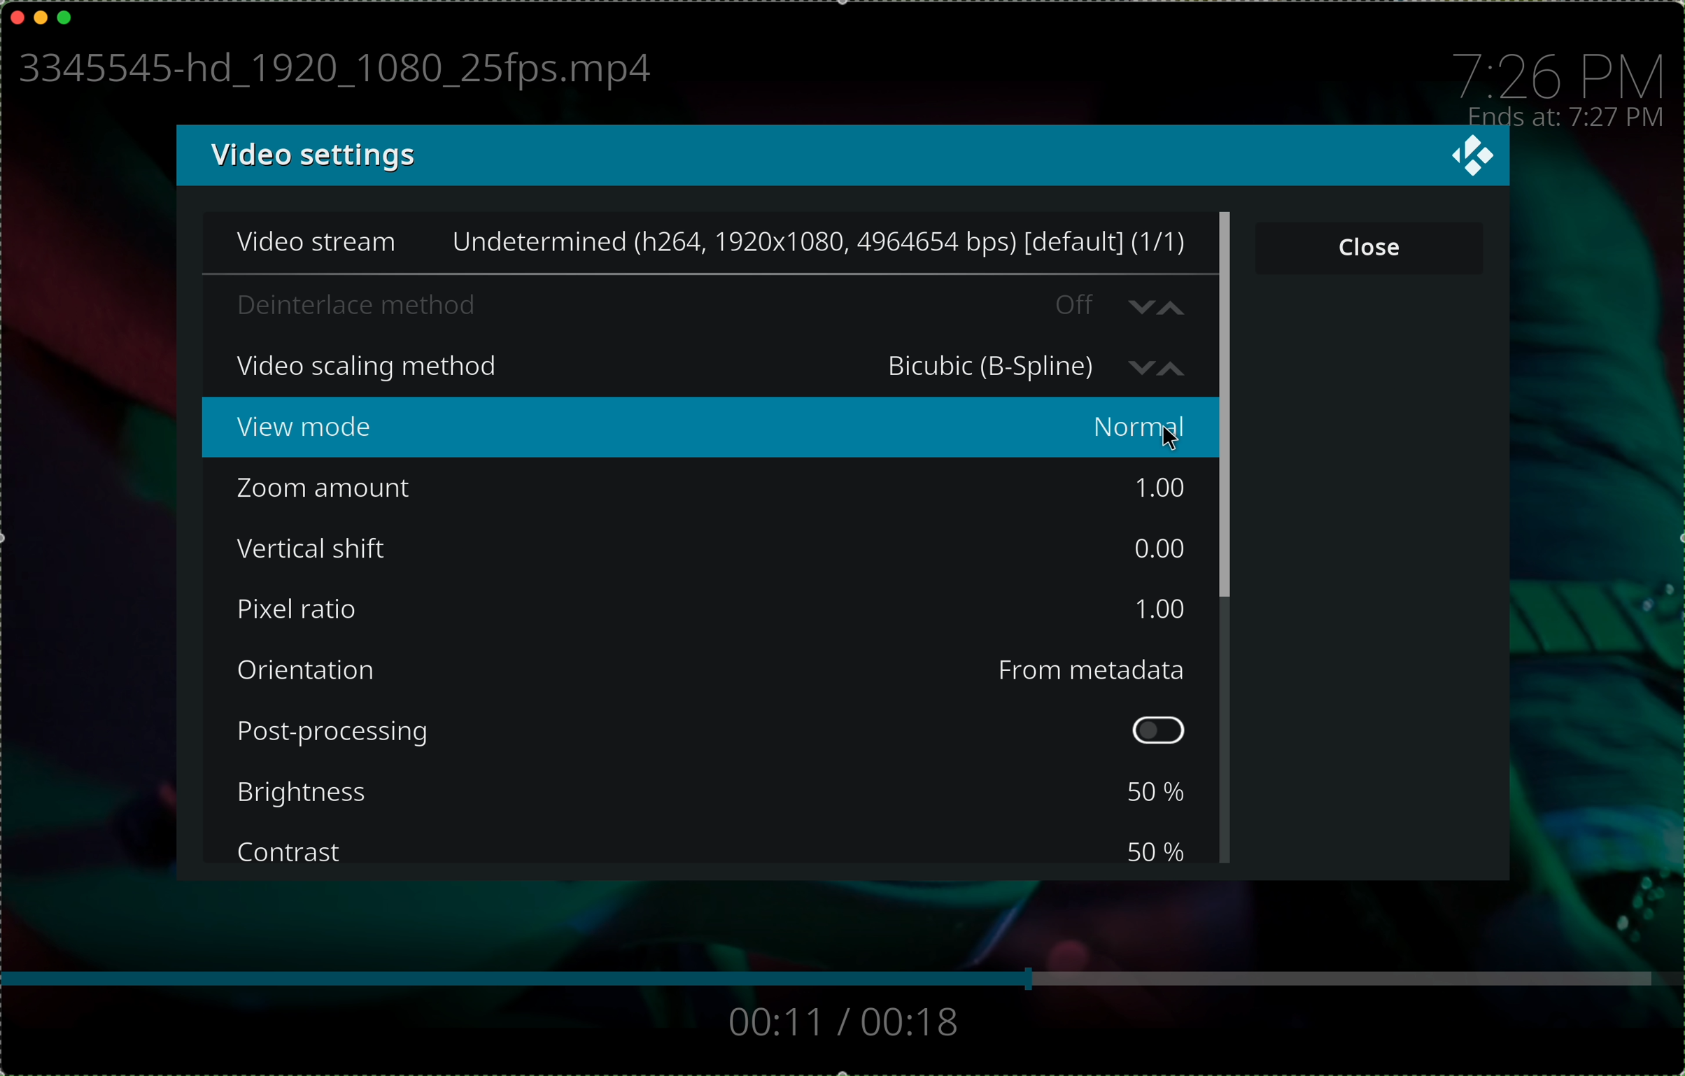 Image resolution: width=1685 pixels, height=1076 pixels. What do you see at coordinates (1091, 671) in the screenshot?
I see `from metadata` at bounding box center [1091, 671].